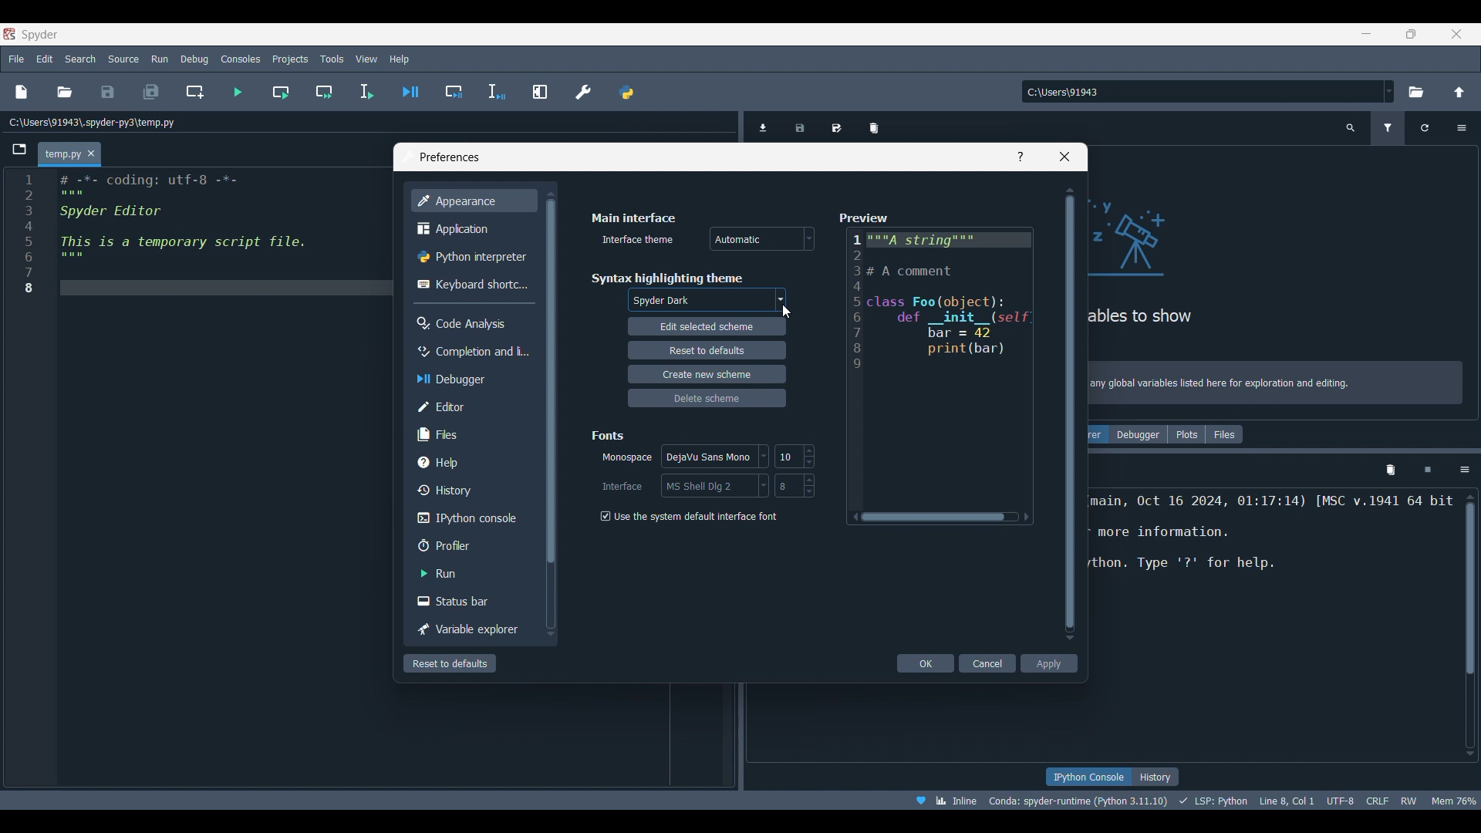 This screenshot has height=833, width=1481. I want to click on Interface theme options, so click(762, 238).